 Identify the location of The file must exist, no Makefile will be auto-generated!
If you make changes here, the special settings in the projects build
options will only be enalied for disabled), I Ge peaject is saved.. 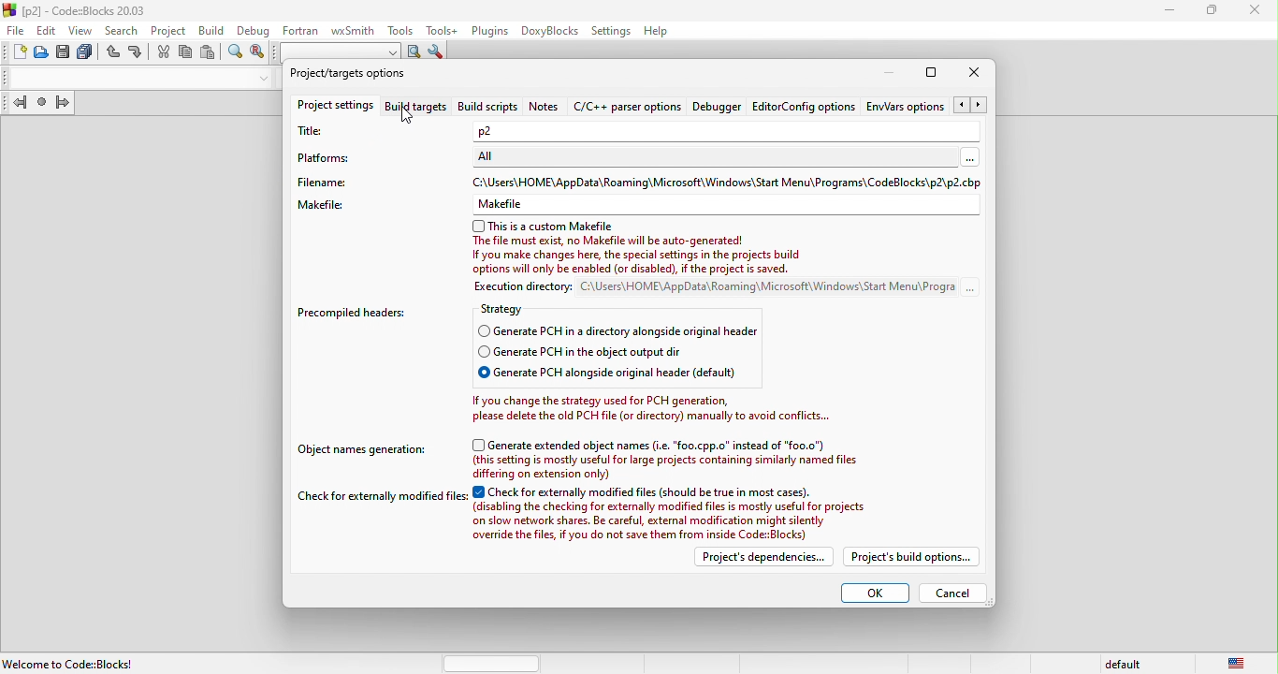
(640, 256).